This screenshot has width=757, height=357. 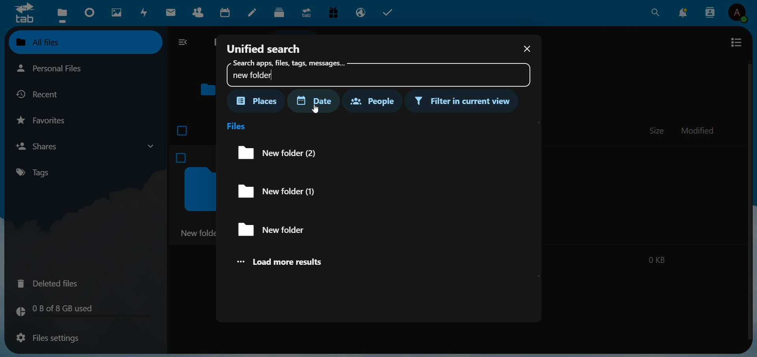 I want to click on personal, so click(x=67, y=69).